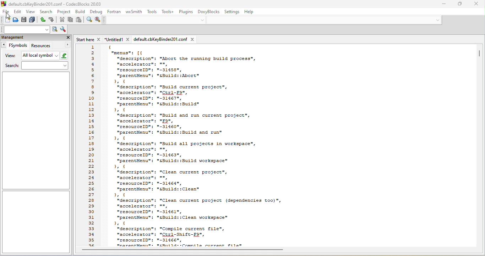 Image resolution: width=485 pixels, height=256 pixels. Describe the element at coordinates (57, 4) in the screenshot. I see `default.cbKeyBinder201.conf - CodezBlocks 20.03` at that location.